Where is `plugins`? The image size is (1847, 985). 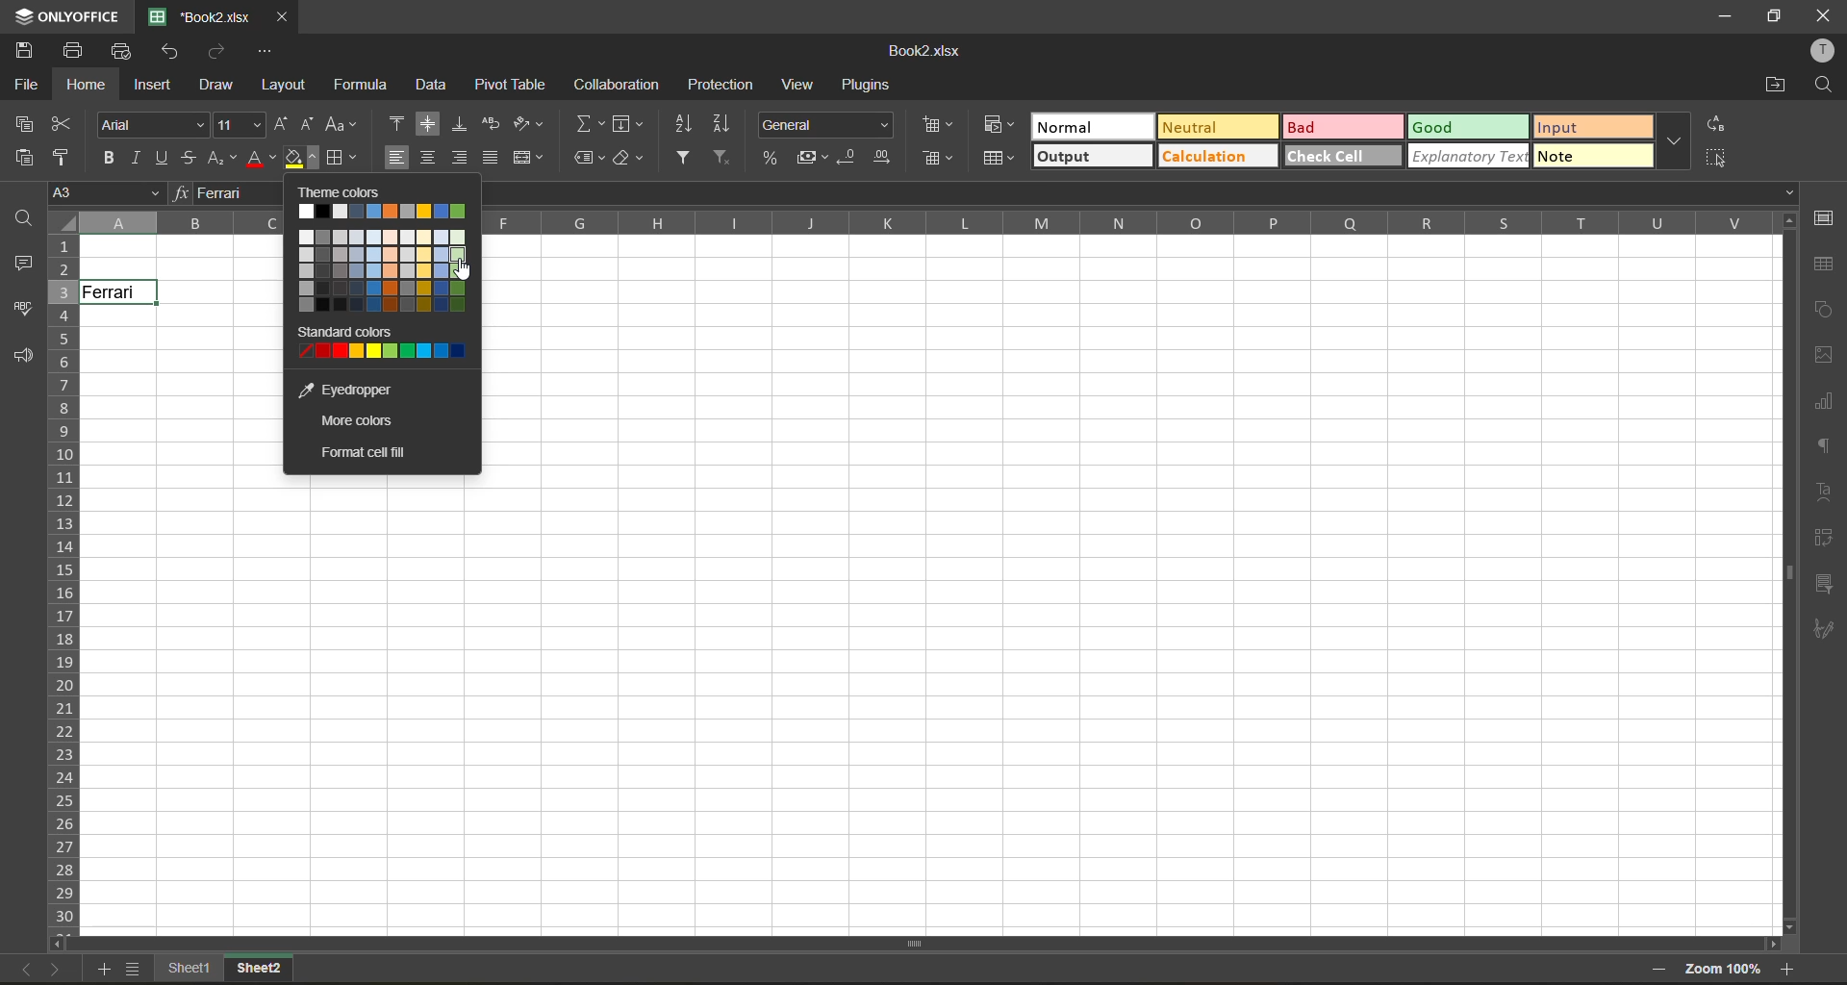 plugins is located at coordinates (869, 88).